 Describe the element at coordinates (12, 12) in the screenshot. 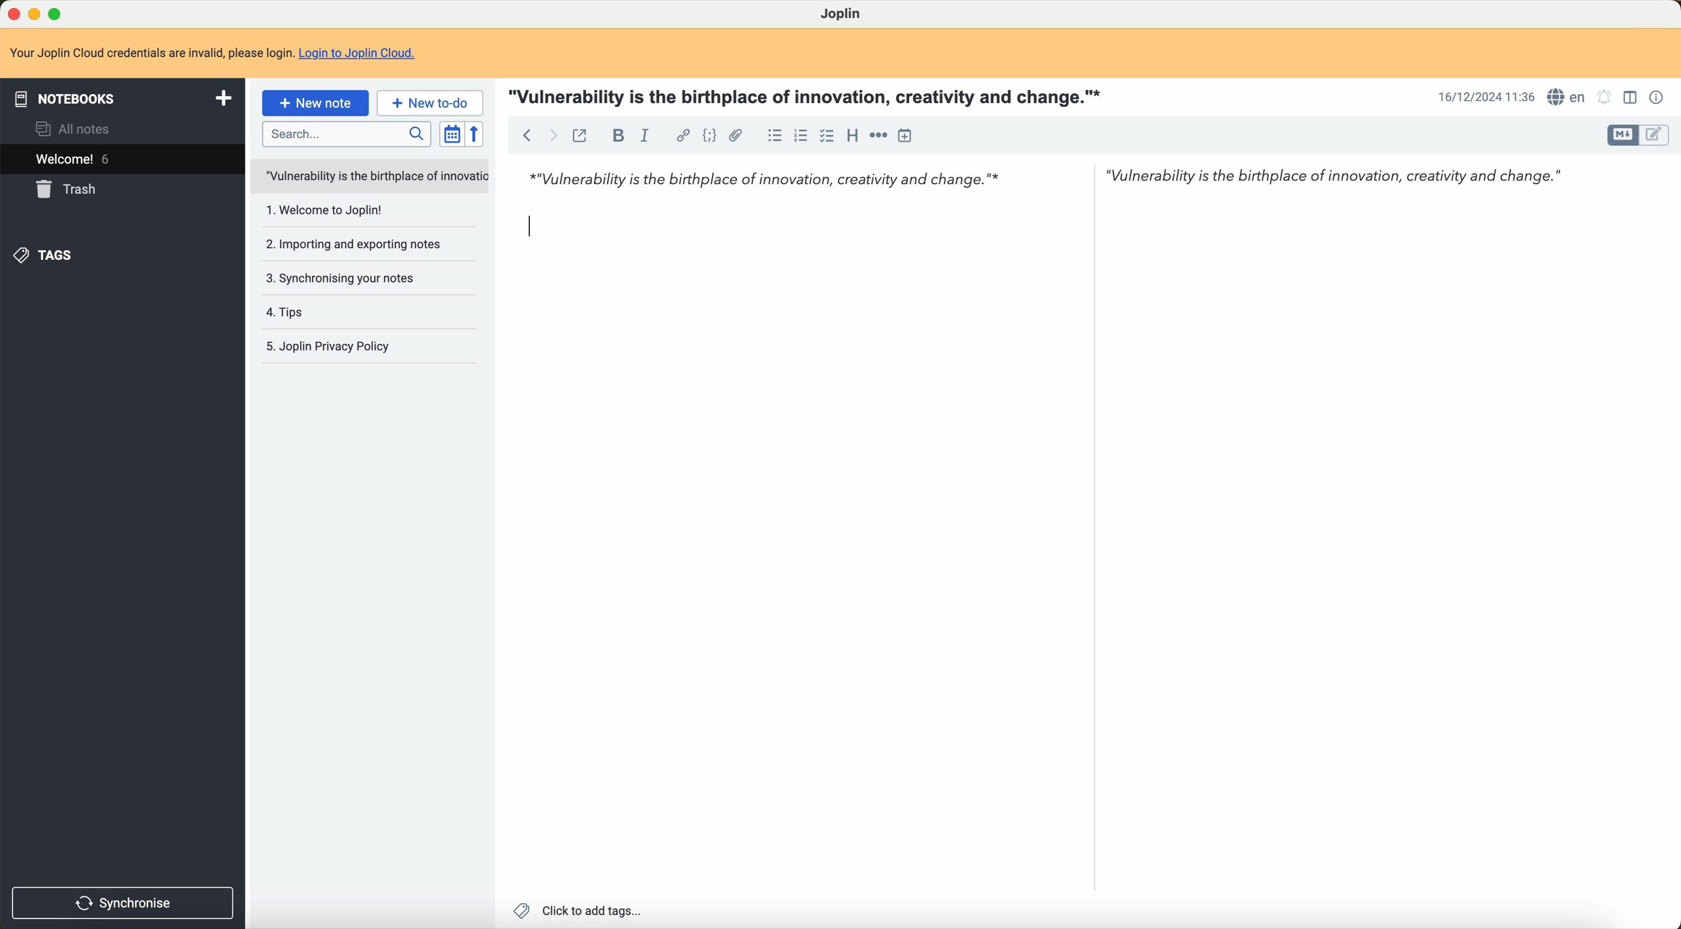

I see `close program` at that location.